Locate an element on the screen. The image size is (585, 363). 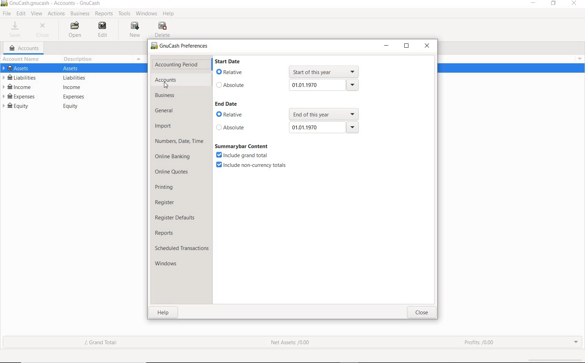
reports is located at coordinates (166, 233).